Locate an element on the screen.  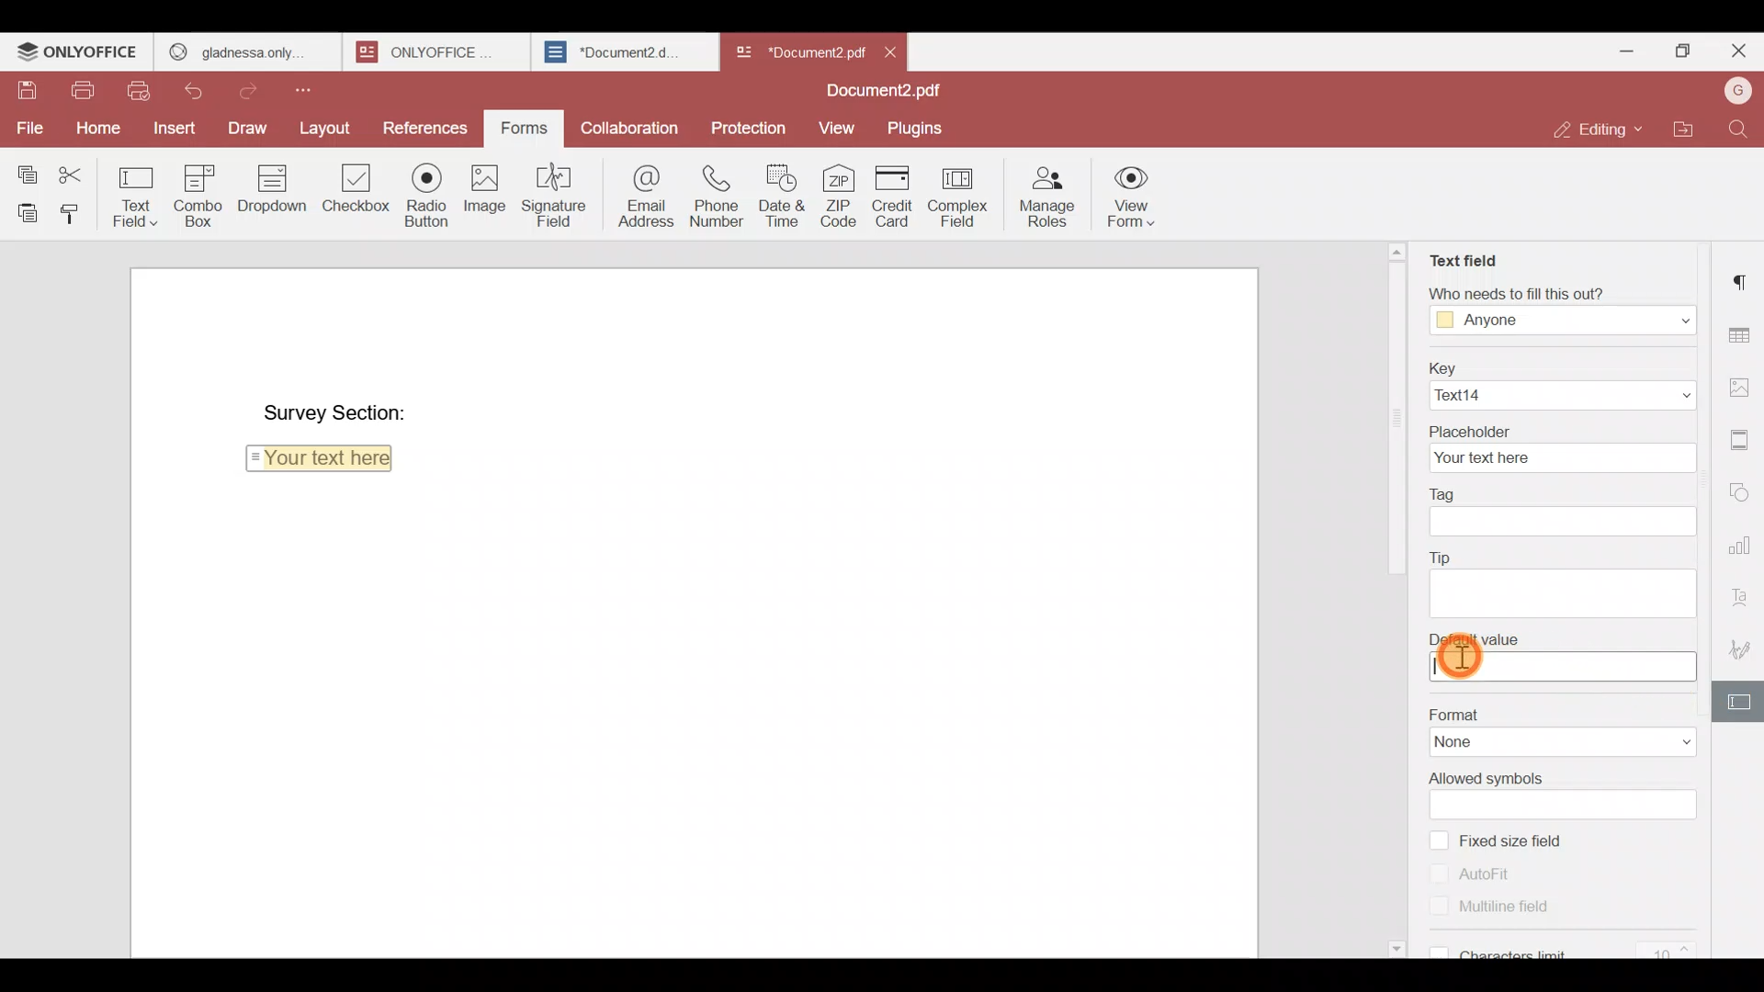
Protection is located at coordinates (750, 126).